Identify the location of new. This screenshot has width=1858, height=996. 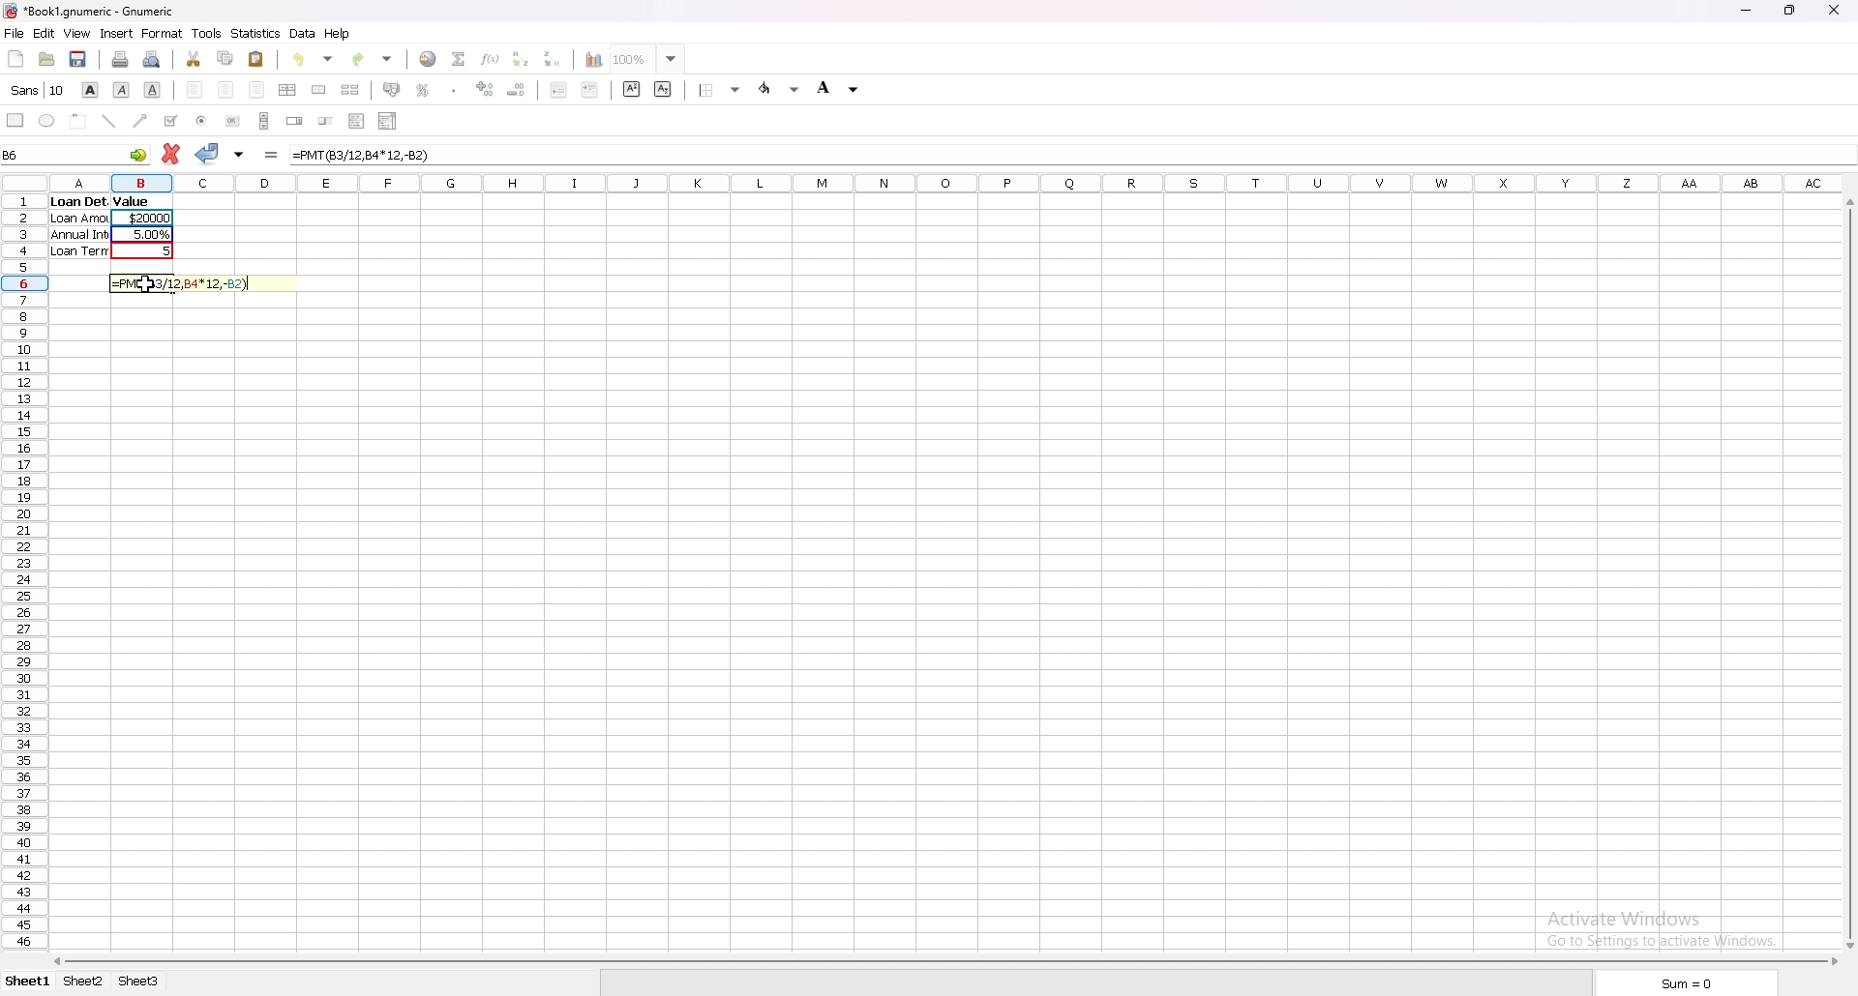
(16, 58).